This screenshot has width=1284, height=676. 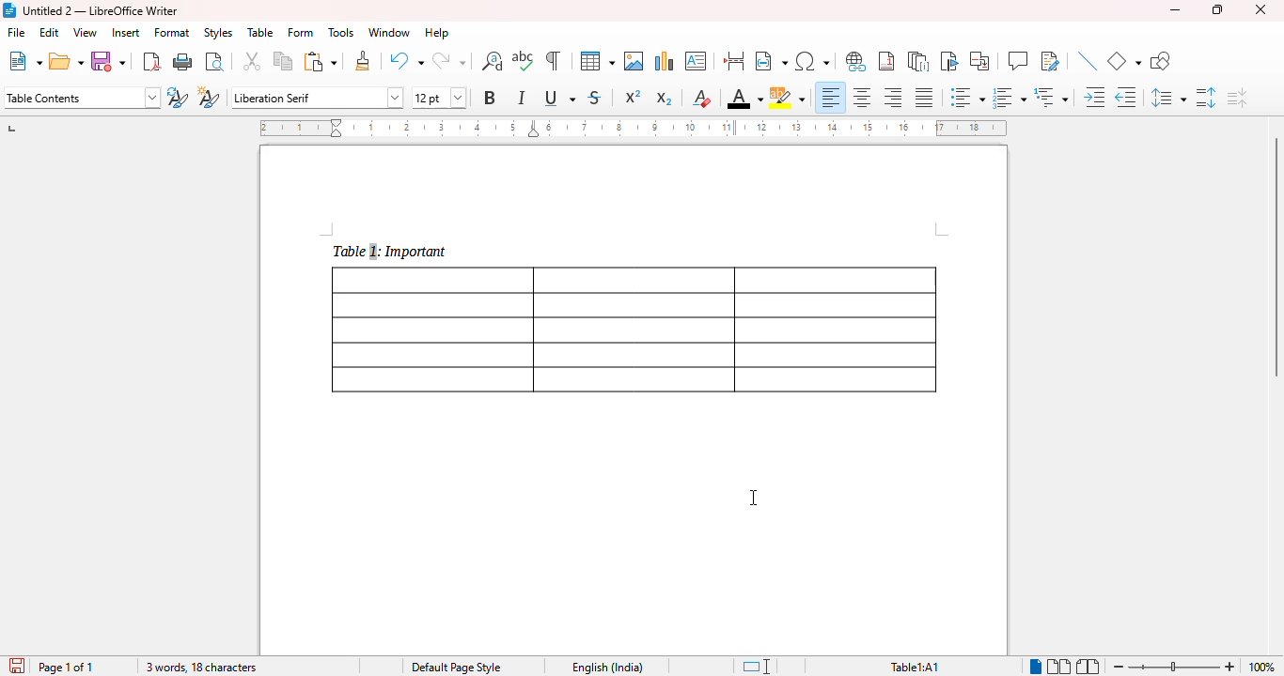 What do you see at coordinates (1217, 9) in the screenshot?
I see `maximize` at bounding box center [1217, 9].